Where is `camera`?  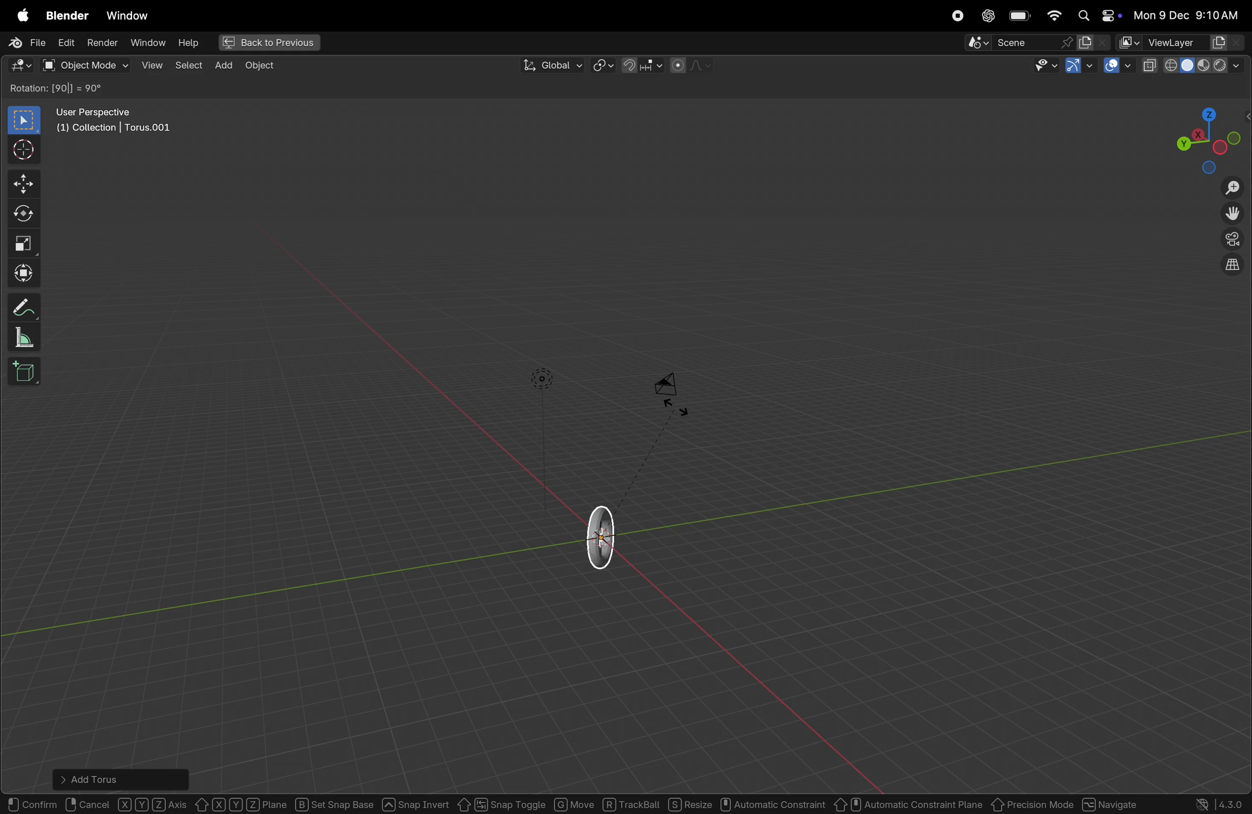
camera is located at coordinates (673, 391).